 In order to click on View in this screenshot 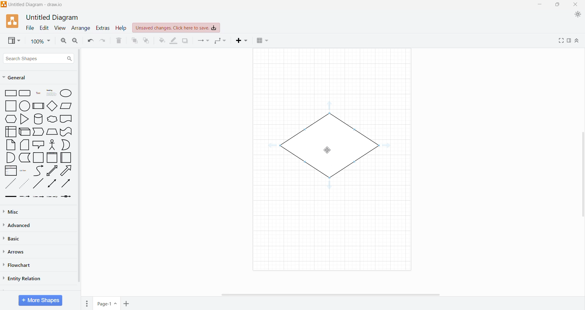, I will do `click(59, 28)`.